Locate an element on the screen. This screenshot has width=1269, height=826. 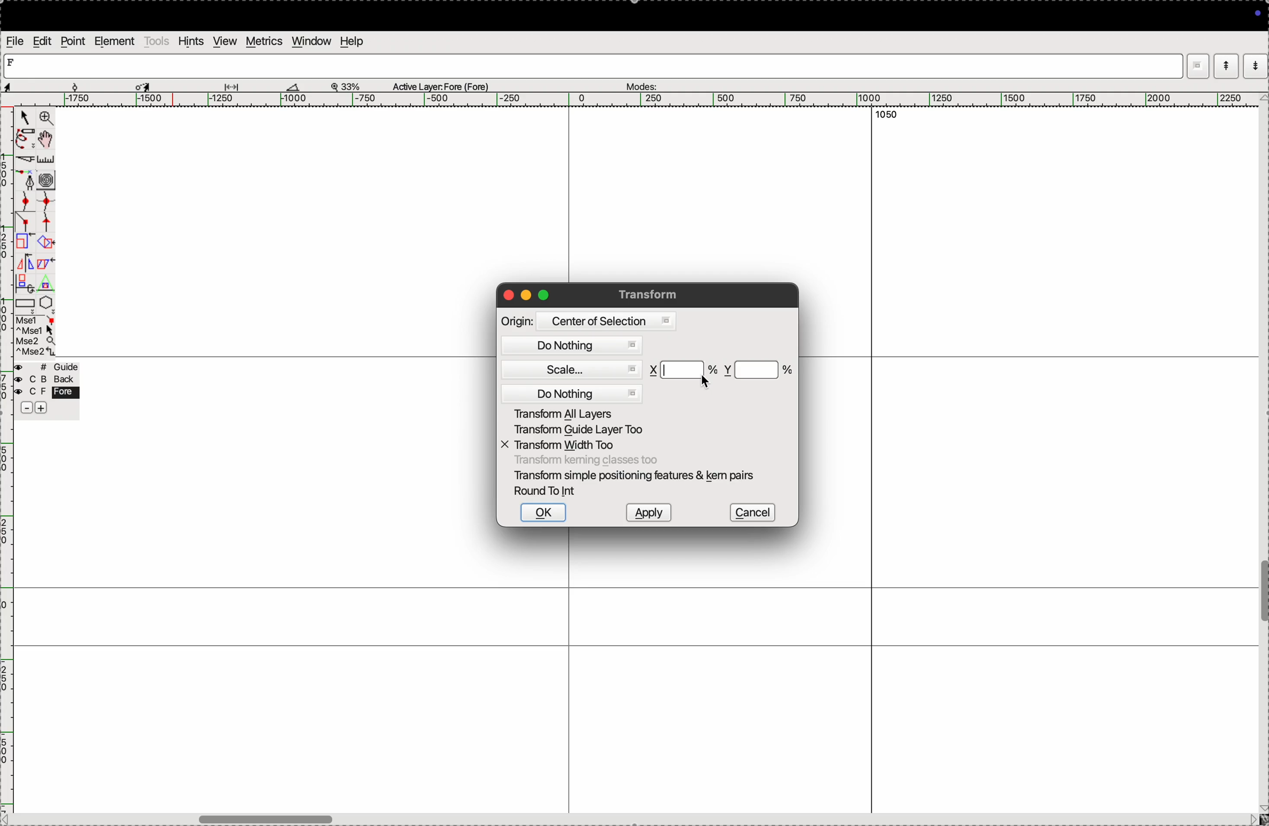
toogle is located at coordinates (1263, 595).